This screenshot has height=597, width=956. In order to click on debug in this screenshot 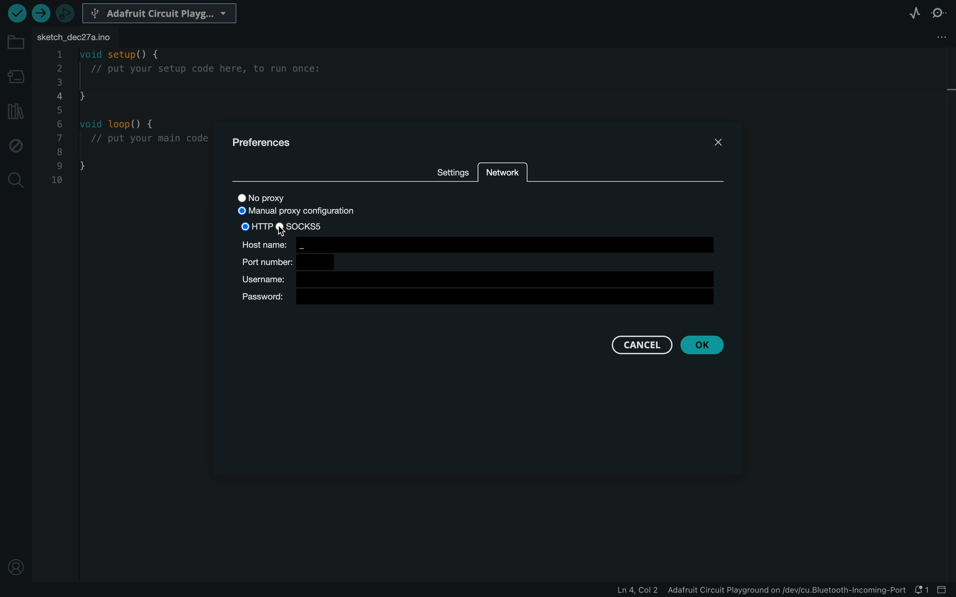, I will do `click(16, 143)`.